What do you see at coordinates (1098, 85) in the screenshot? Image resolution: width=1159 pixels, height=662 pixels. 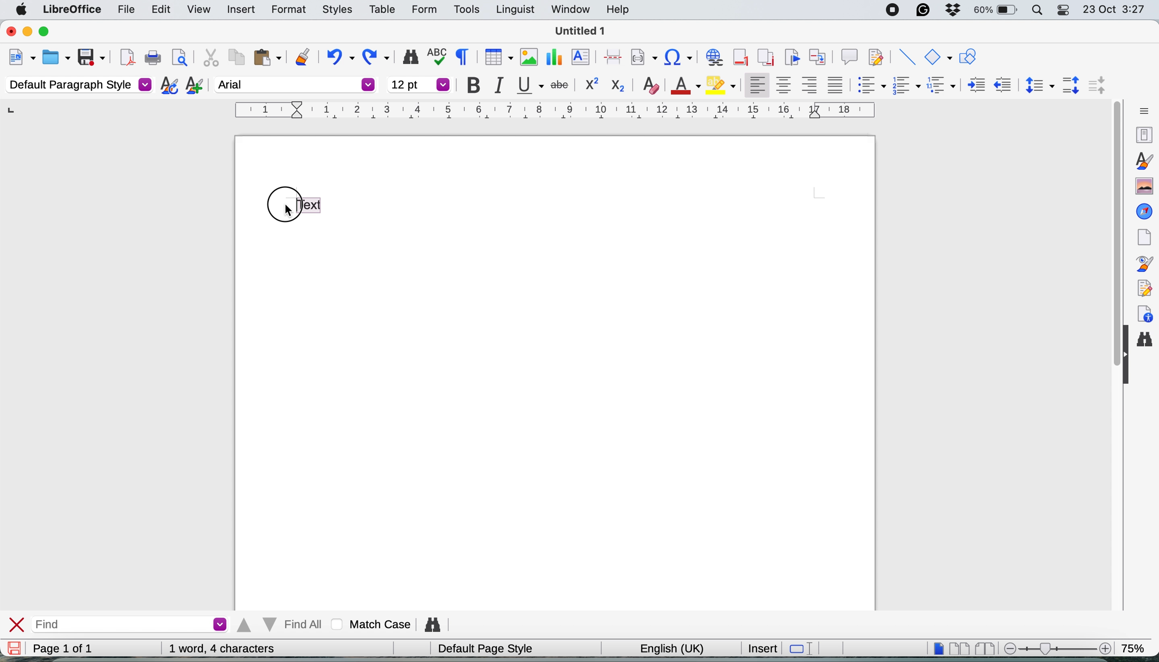 I see `decrease paragraph spacing` at bounding box center [1098, 85].